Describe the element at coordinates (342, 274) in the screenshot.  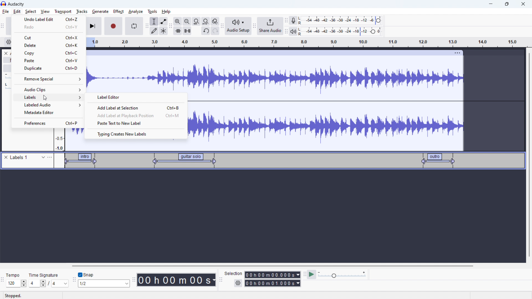
I see `playback speed` at that location.